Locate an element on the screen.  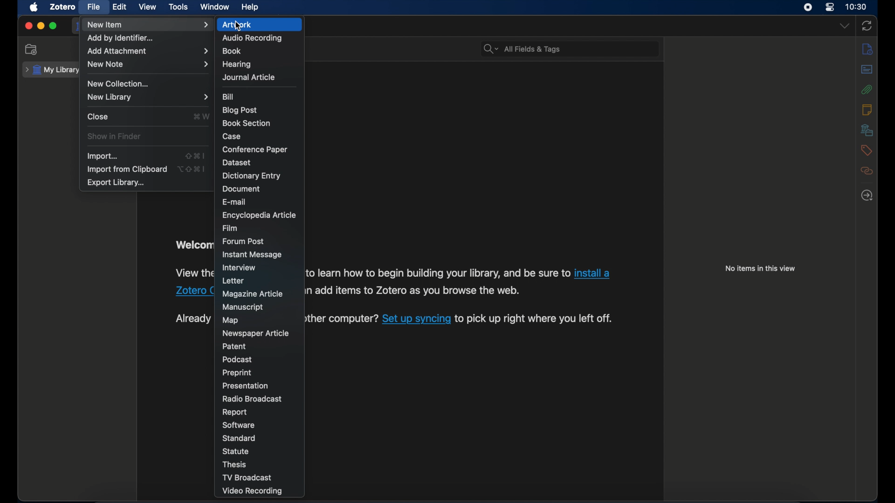
film is located at coordinates (230, 228).